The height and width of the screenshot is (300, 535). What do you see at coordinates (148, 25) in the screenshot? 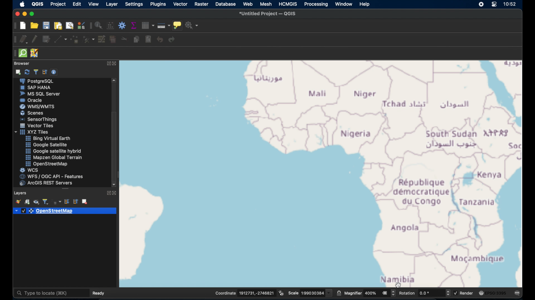
I see `open attribute table` at bounding box center [148, 25].